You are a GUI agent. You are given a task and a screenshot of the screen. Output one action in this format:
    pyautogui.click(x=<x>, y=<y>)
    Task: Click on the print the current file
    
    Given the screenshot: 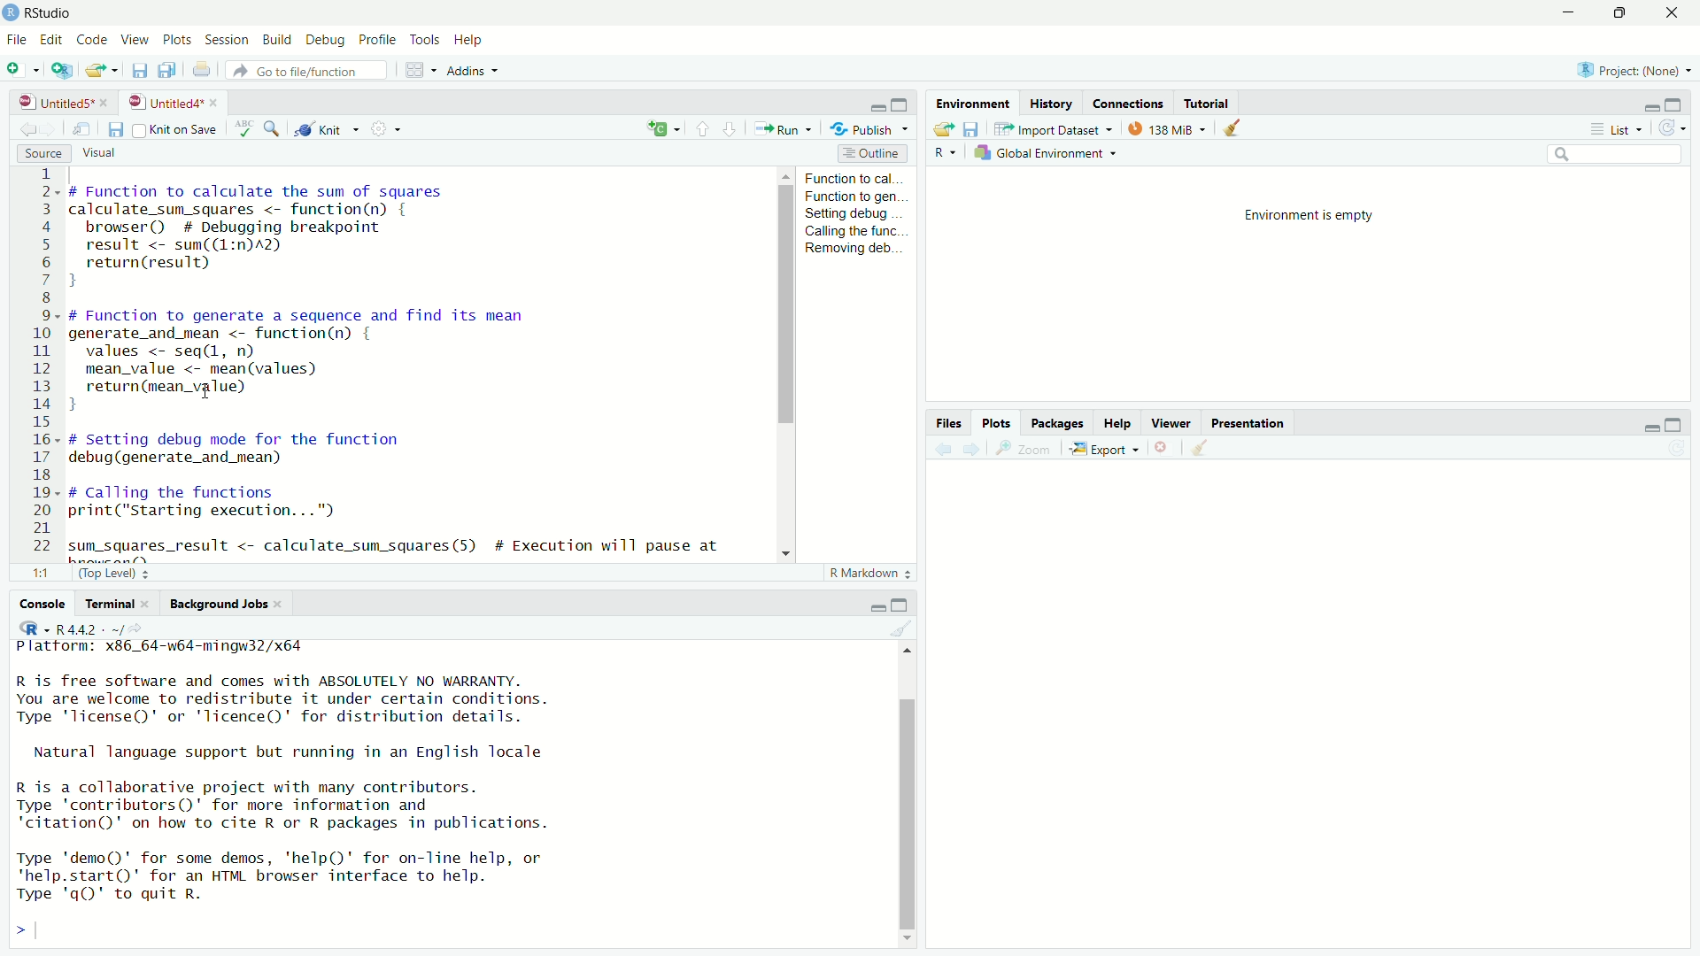 What is the action you would take?
    pyautogui.click(x=205, y=69)
    